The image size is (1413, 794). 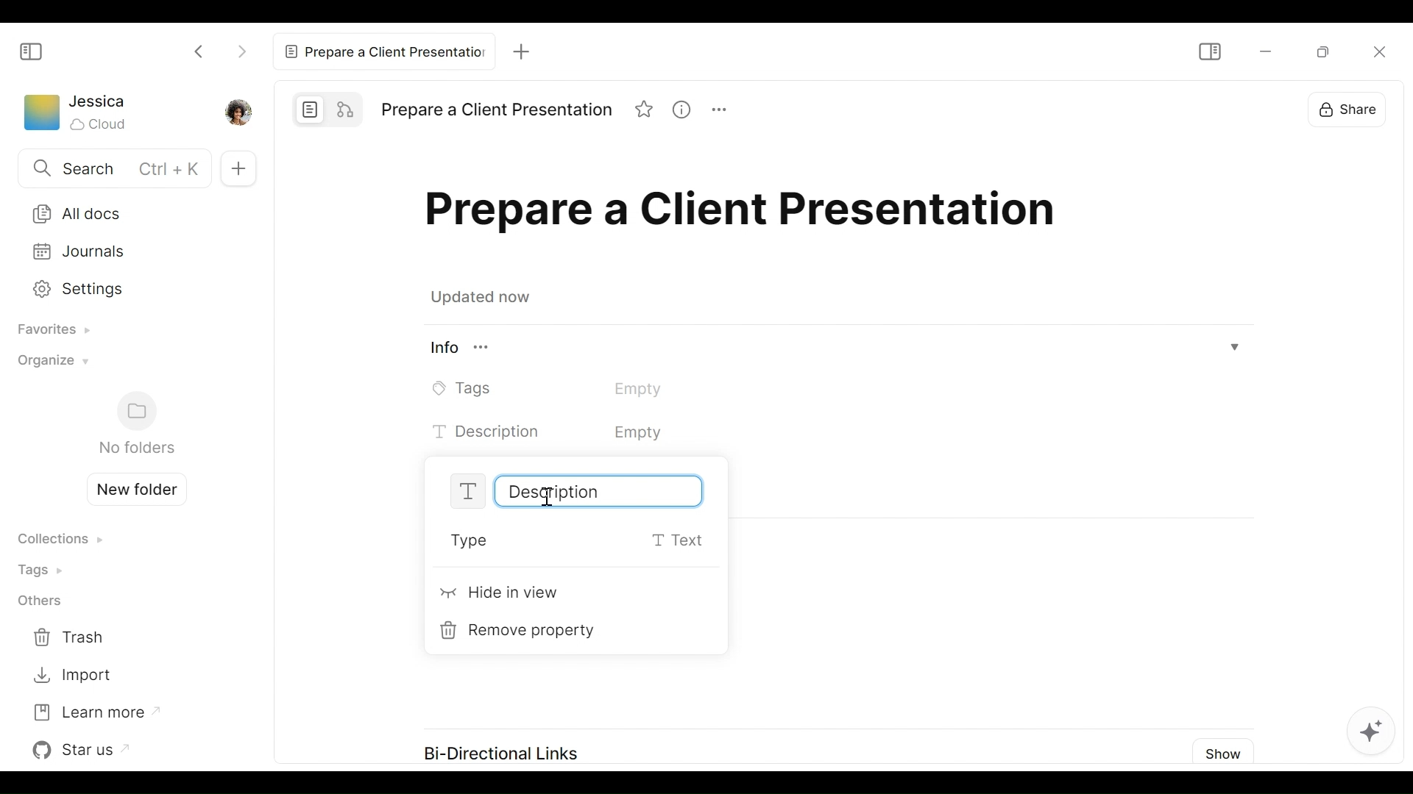 I want to click on New Tab, so click(x=517, y=47).